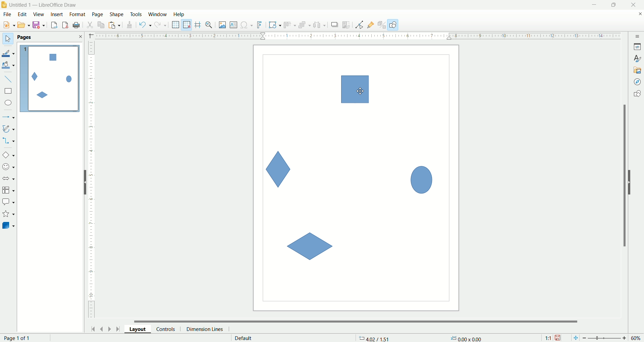 Image resolution: width=644 pixels, height=342 pixels. What do you see at coordinates (371, 25) in the screenshot?
I see `gluepoint function` at bounding box center [371, 25].